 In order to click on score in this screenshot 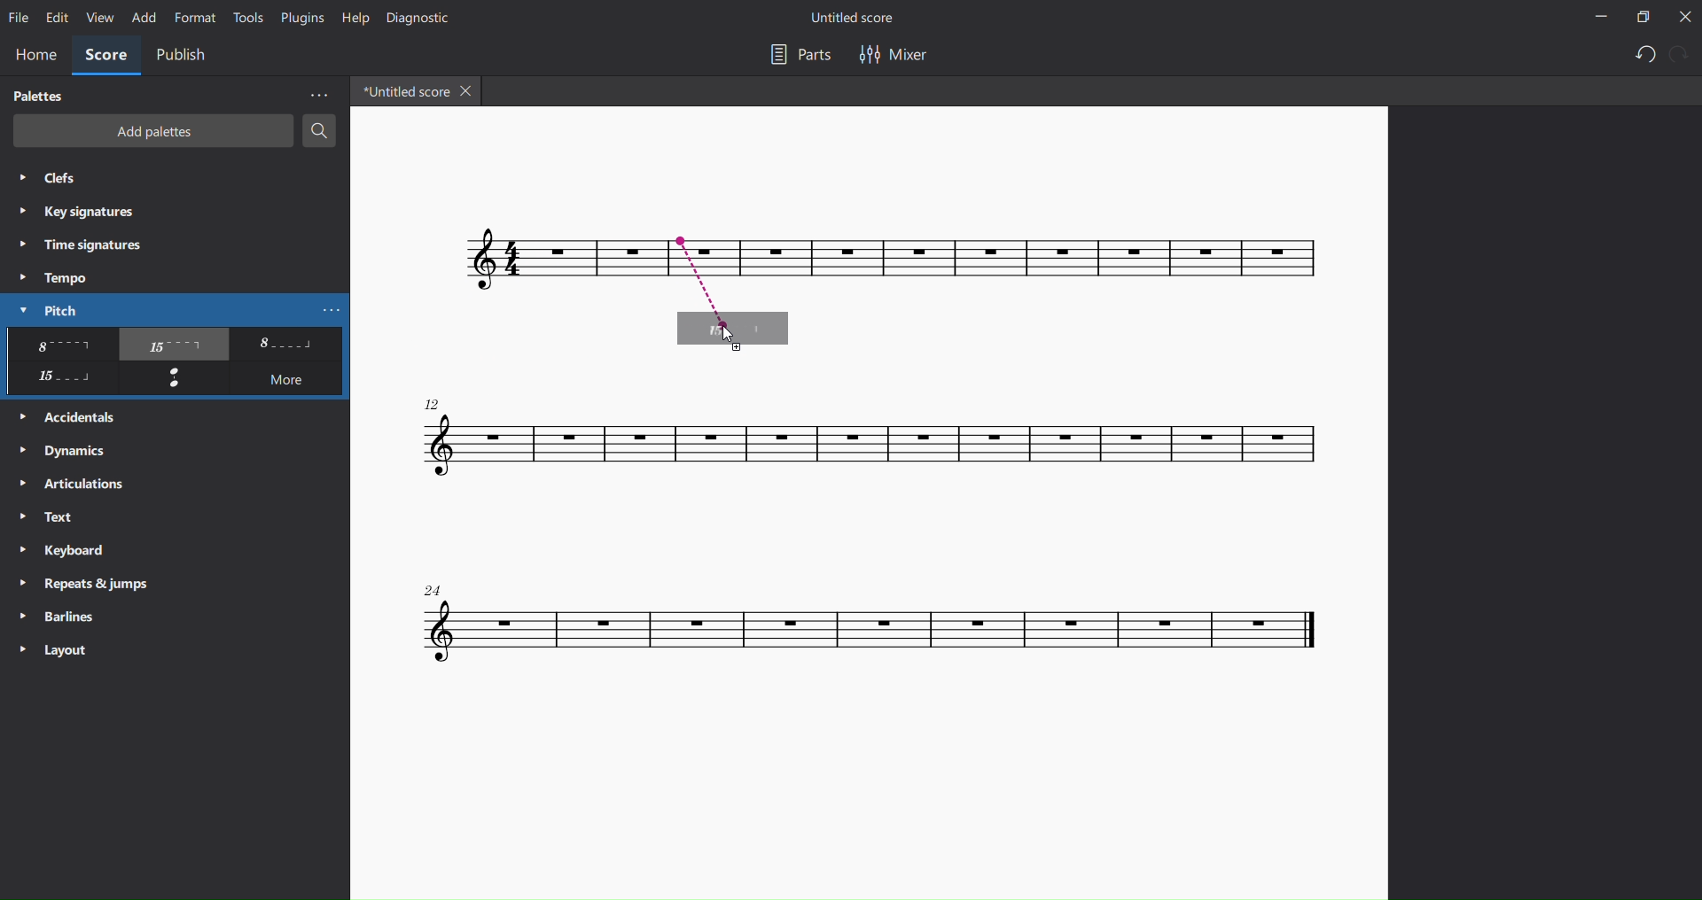, I will do `click(1195, 260)`.